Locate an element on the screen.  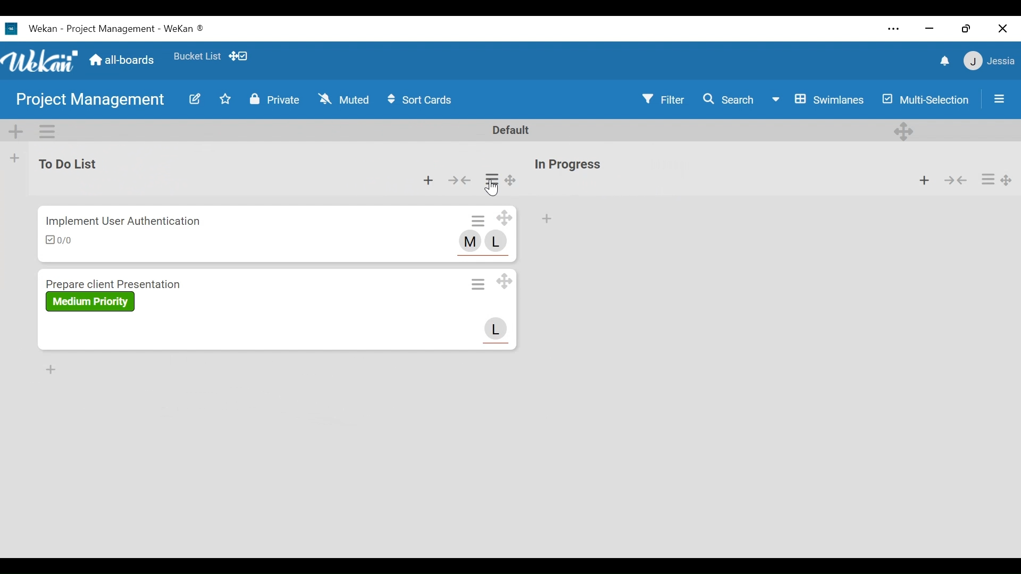
Private is located at coordinates (276, 100).